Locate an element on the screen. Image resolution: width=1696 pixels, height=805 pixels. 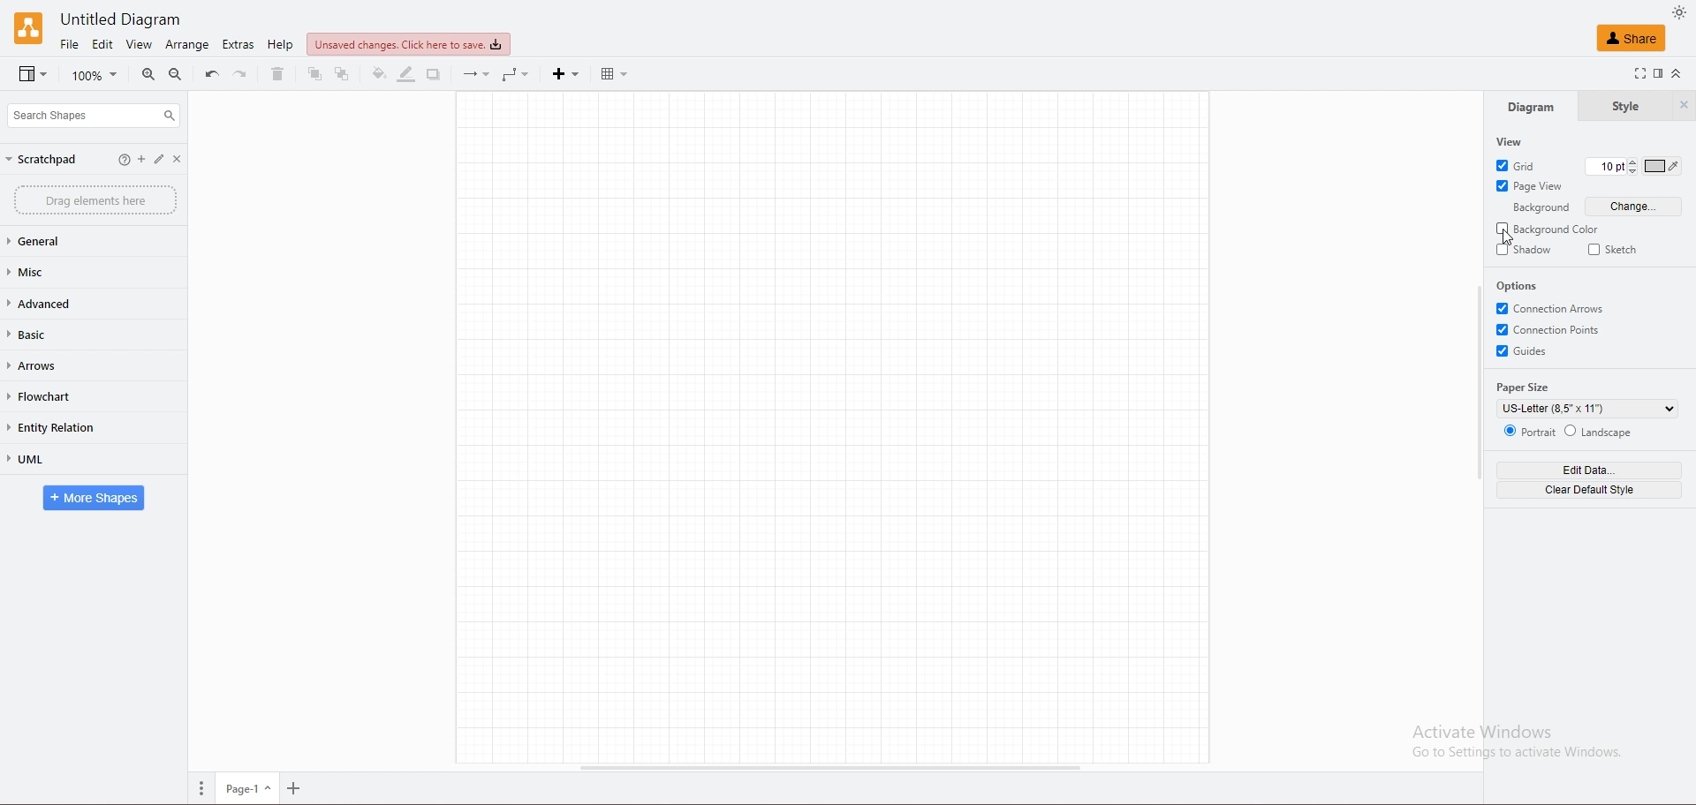
click to save is located at coordinates (408, 43).